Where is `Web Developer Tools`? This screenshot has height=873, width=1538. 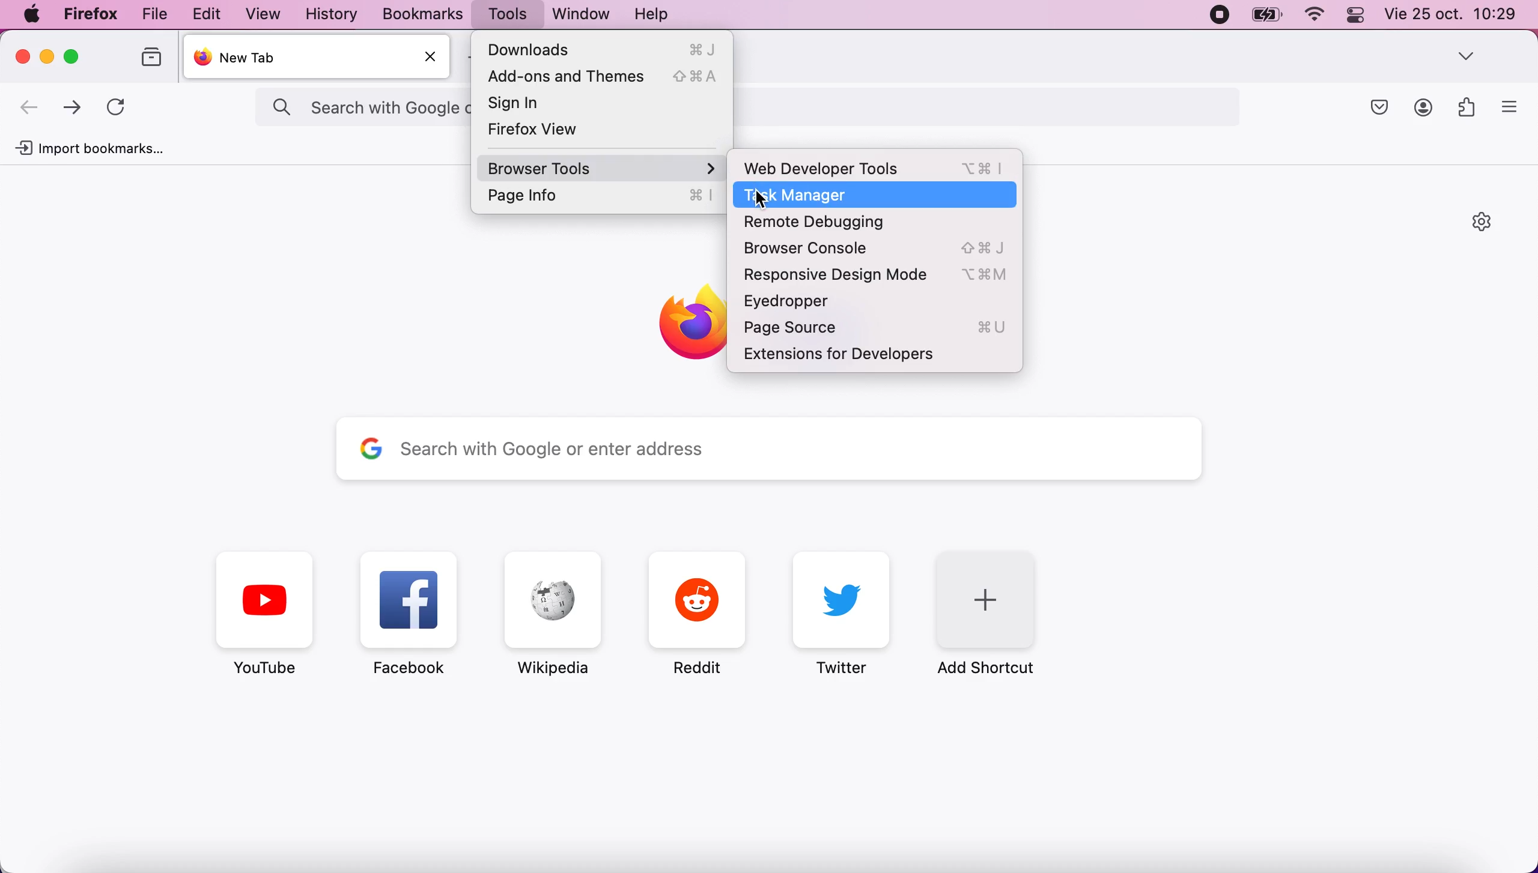
Web Developer Tools is located at coordinates (873, 169).